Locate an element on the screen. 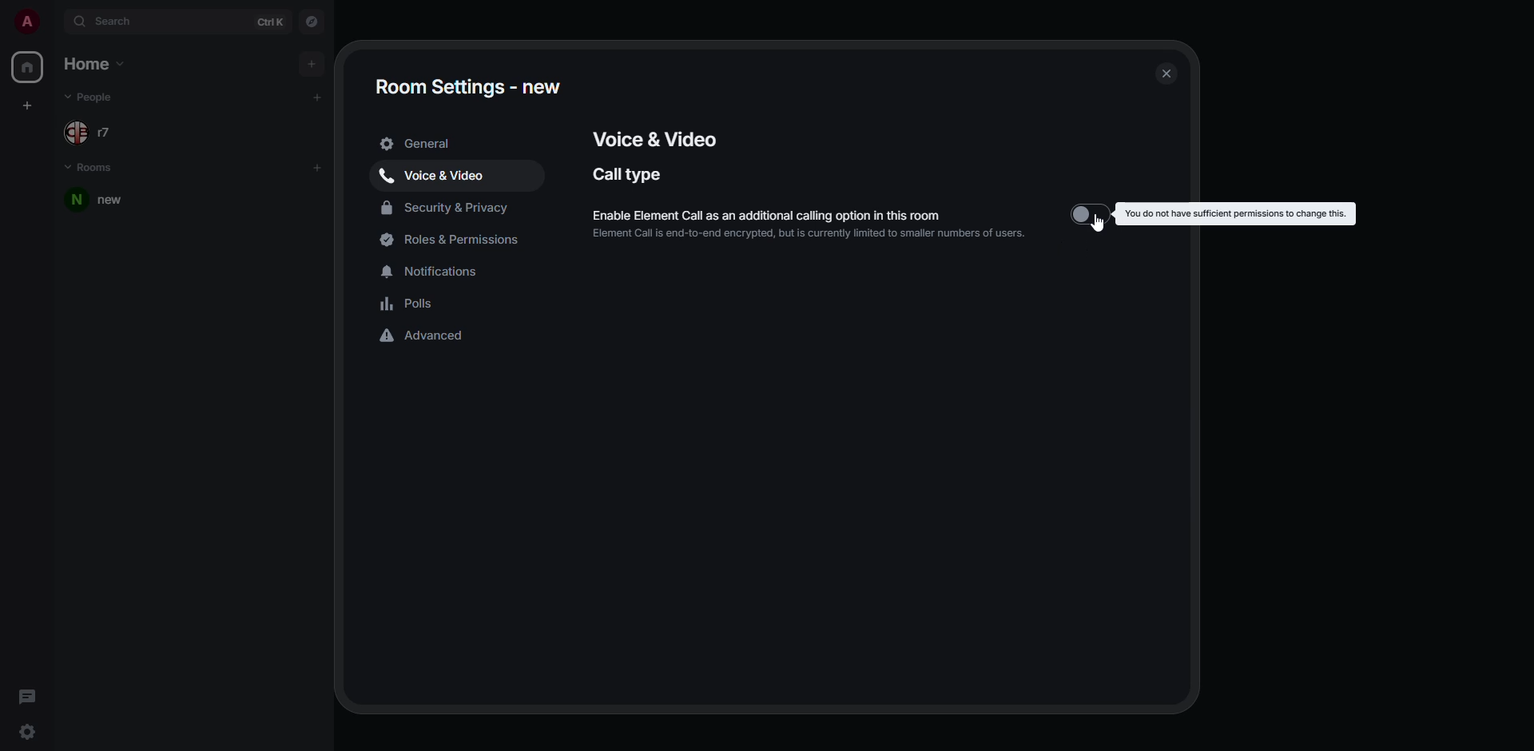 The height and width of the screenshot is (751, 1534). rooms is located at coordinates (89, 165).